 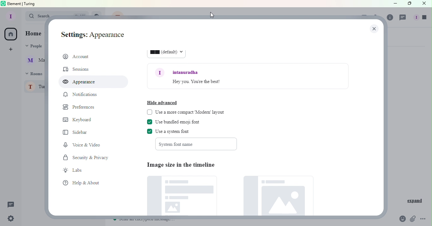 What do you see at coordinates (211, 16) in the screenshot?
I see `Cursor` at bounding box center [211, 16].